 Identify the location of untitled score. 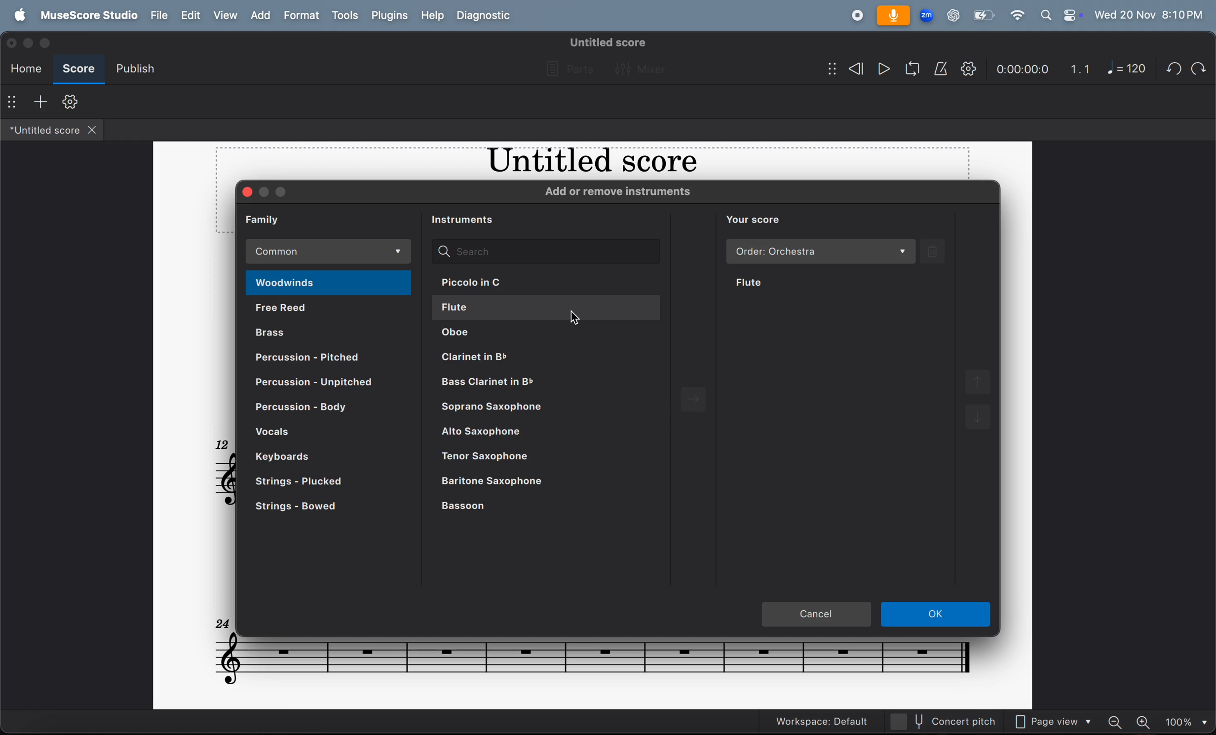
(42, 131).